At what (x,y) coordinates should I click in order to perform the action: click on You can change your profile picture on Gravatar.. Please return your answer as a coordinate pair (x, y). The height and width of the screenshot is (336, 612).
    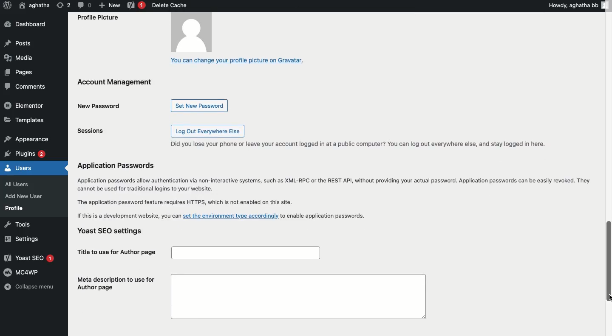
    Looking at the image, I should click on (237, 61).